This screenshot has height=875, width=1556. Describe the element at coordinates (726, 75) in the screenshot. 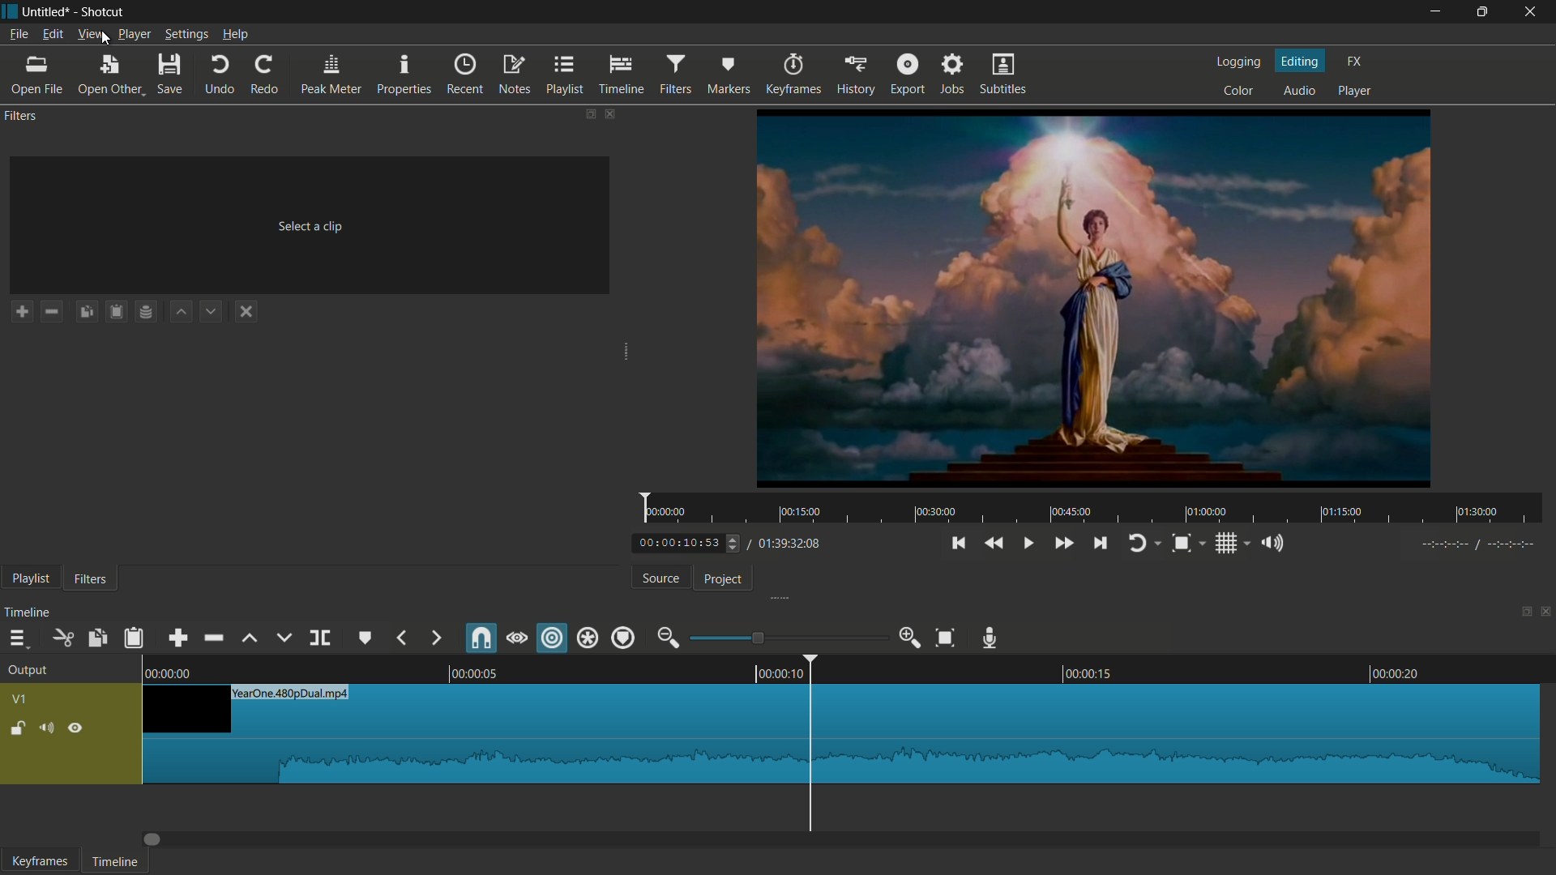

I see `markers` at that location.